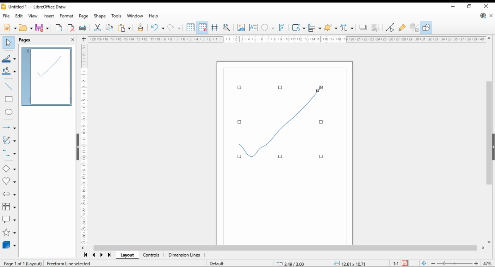  Describe the element at coordinates (215, 28) in the screenshot. I see `helplines when moving` at that location.